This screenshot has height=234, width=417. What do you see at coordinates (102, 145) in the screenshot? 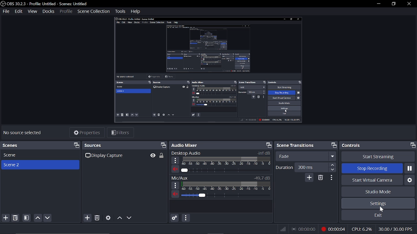
I see `sources` at bounding box center [102, 145].